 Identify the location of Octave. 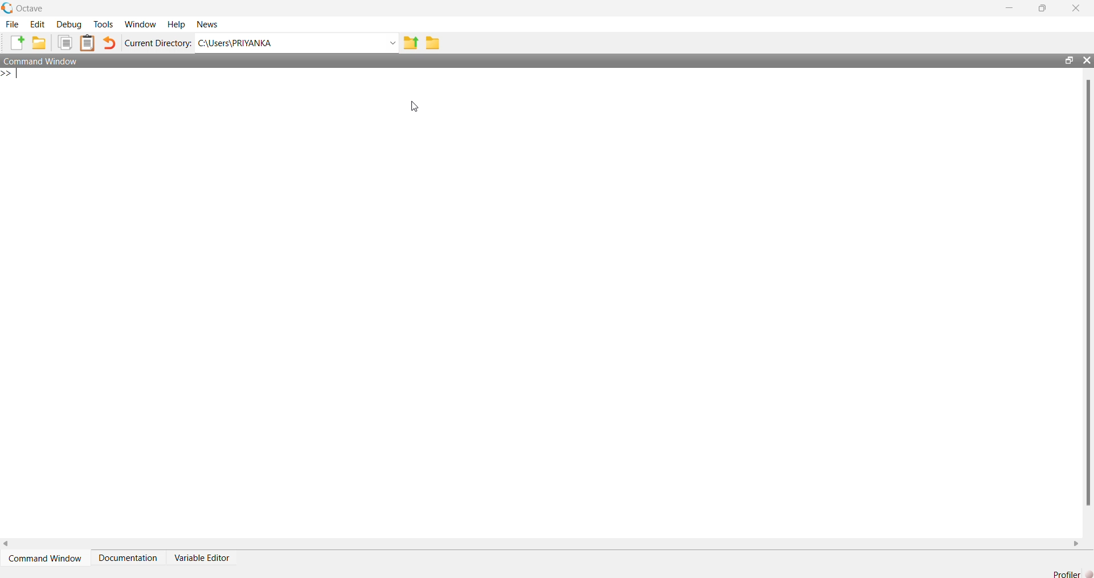
(30, 9).